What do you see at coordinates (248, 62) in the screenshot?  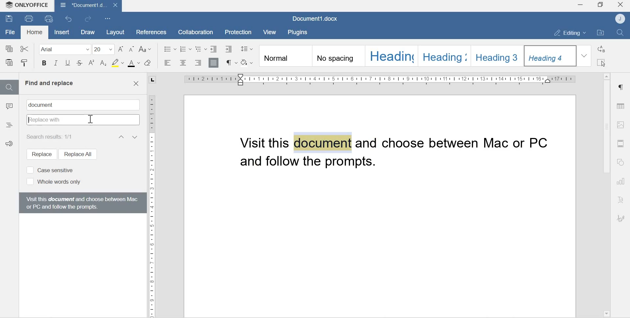 I see `Shading` at bounding box center [248, 62].